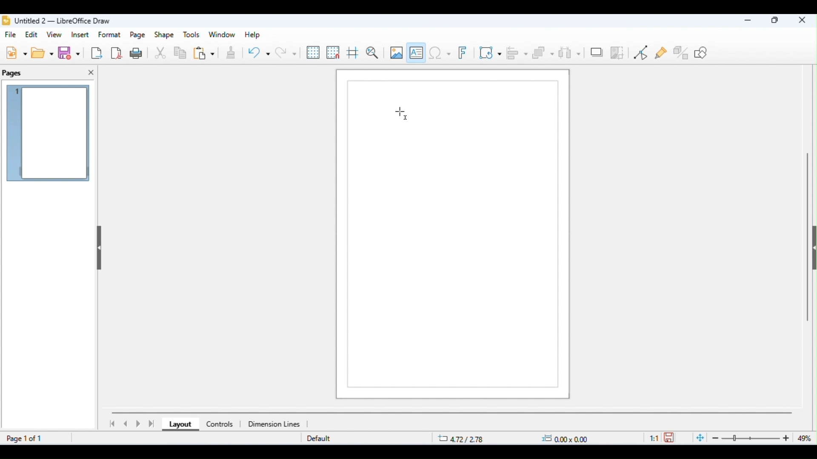  Describe the element at coordinates (275, 424) in the screenshot. I see `dimensions line` at that location.